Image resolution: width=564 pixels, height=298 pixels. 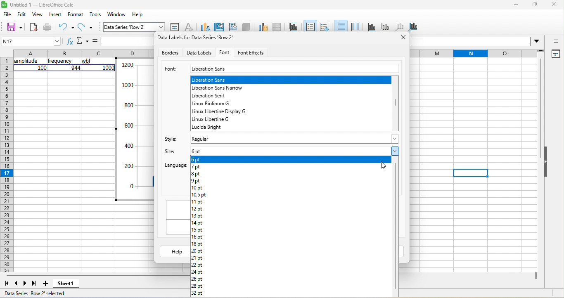 What do you see at coordinates (66, 27) in the screenshot?
I see `undo` at bounding box center [66, 27].